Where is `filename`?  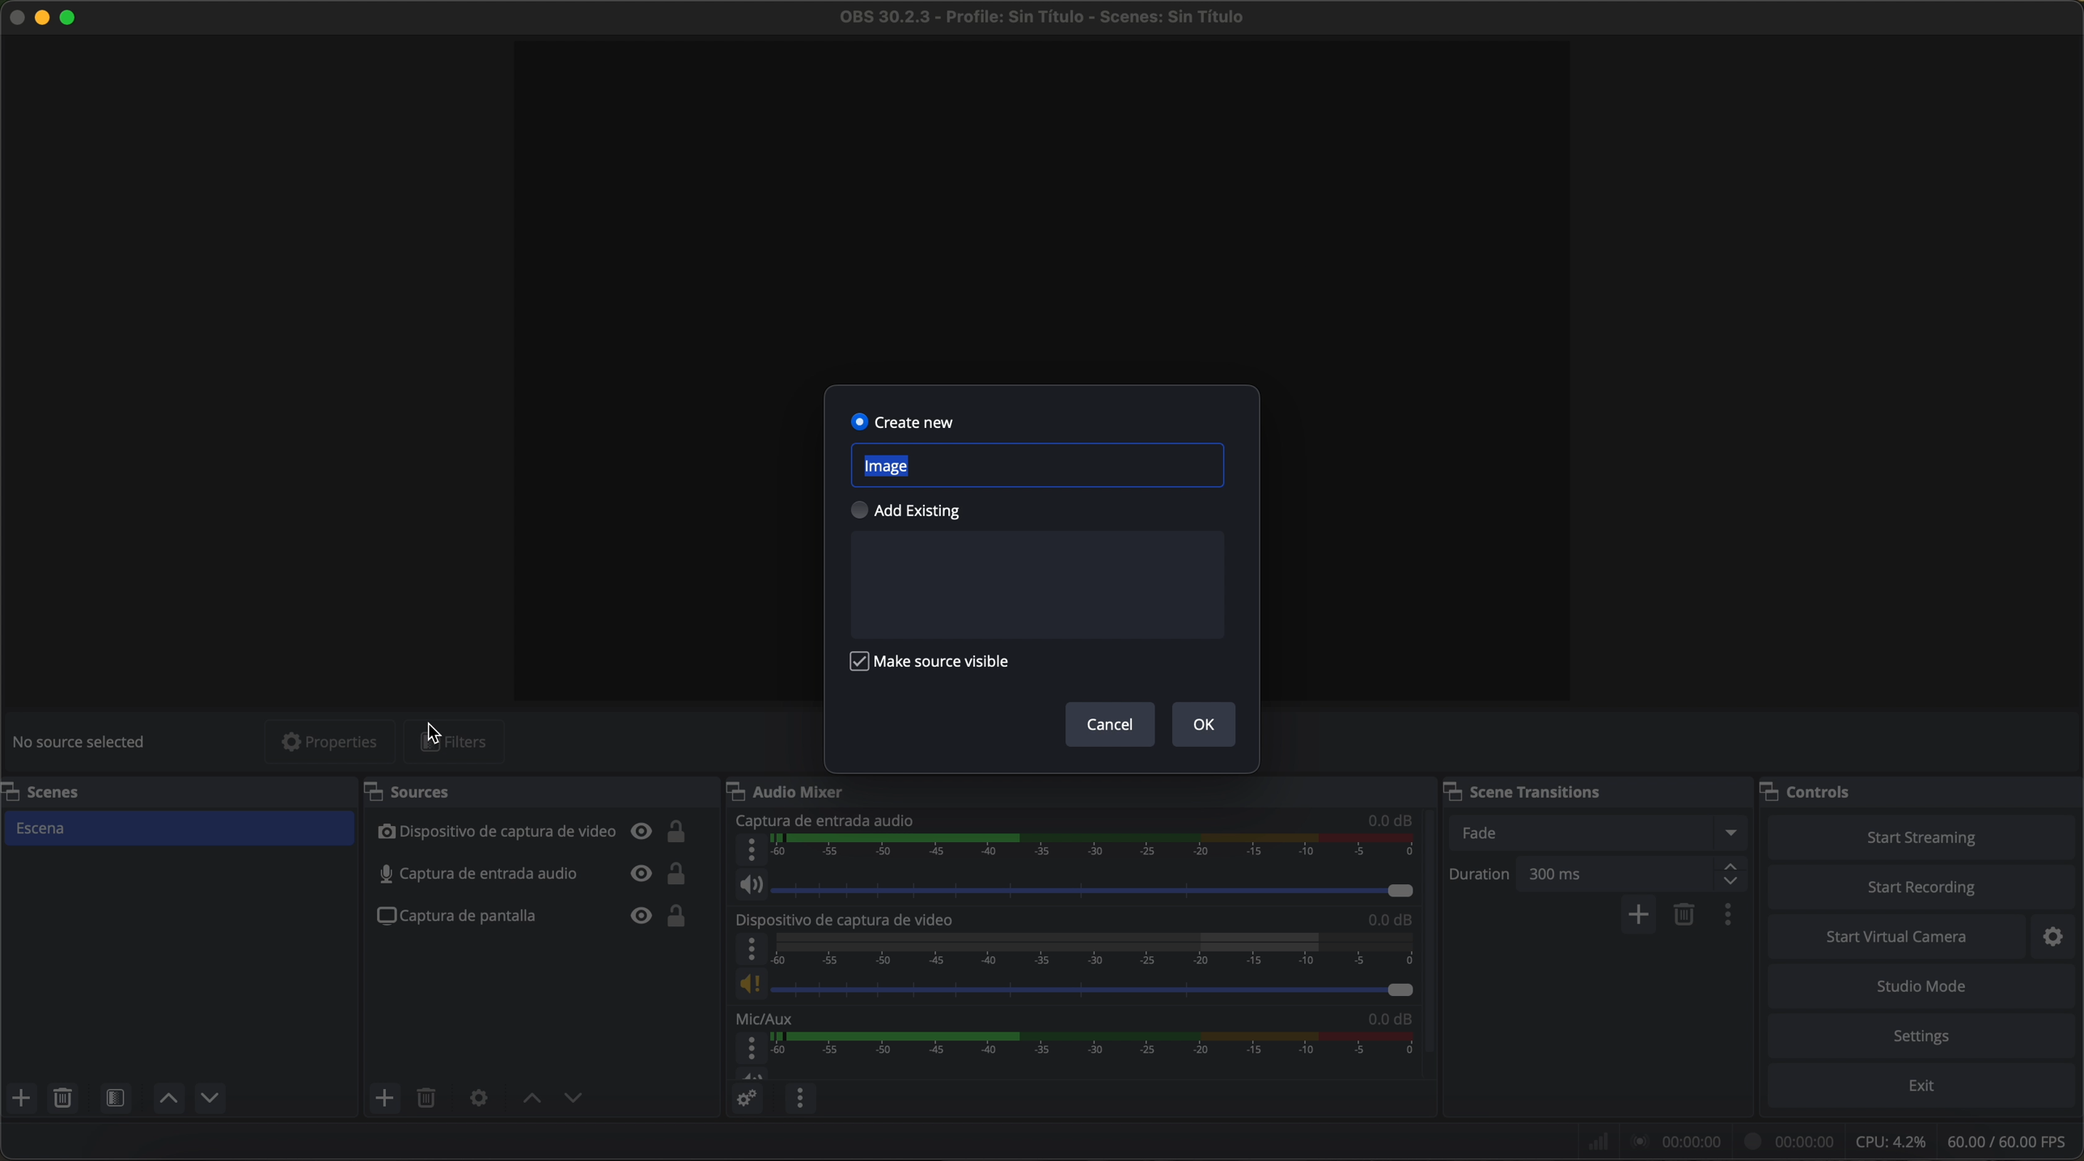
filename is located at coordinates (1044, 17).